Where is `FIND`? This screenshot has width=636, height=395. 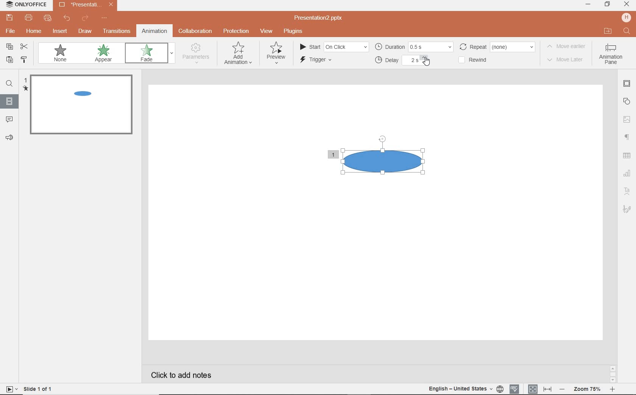
FIND is located at coordinates (10, 84).